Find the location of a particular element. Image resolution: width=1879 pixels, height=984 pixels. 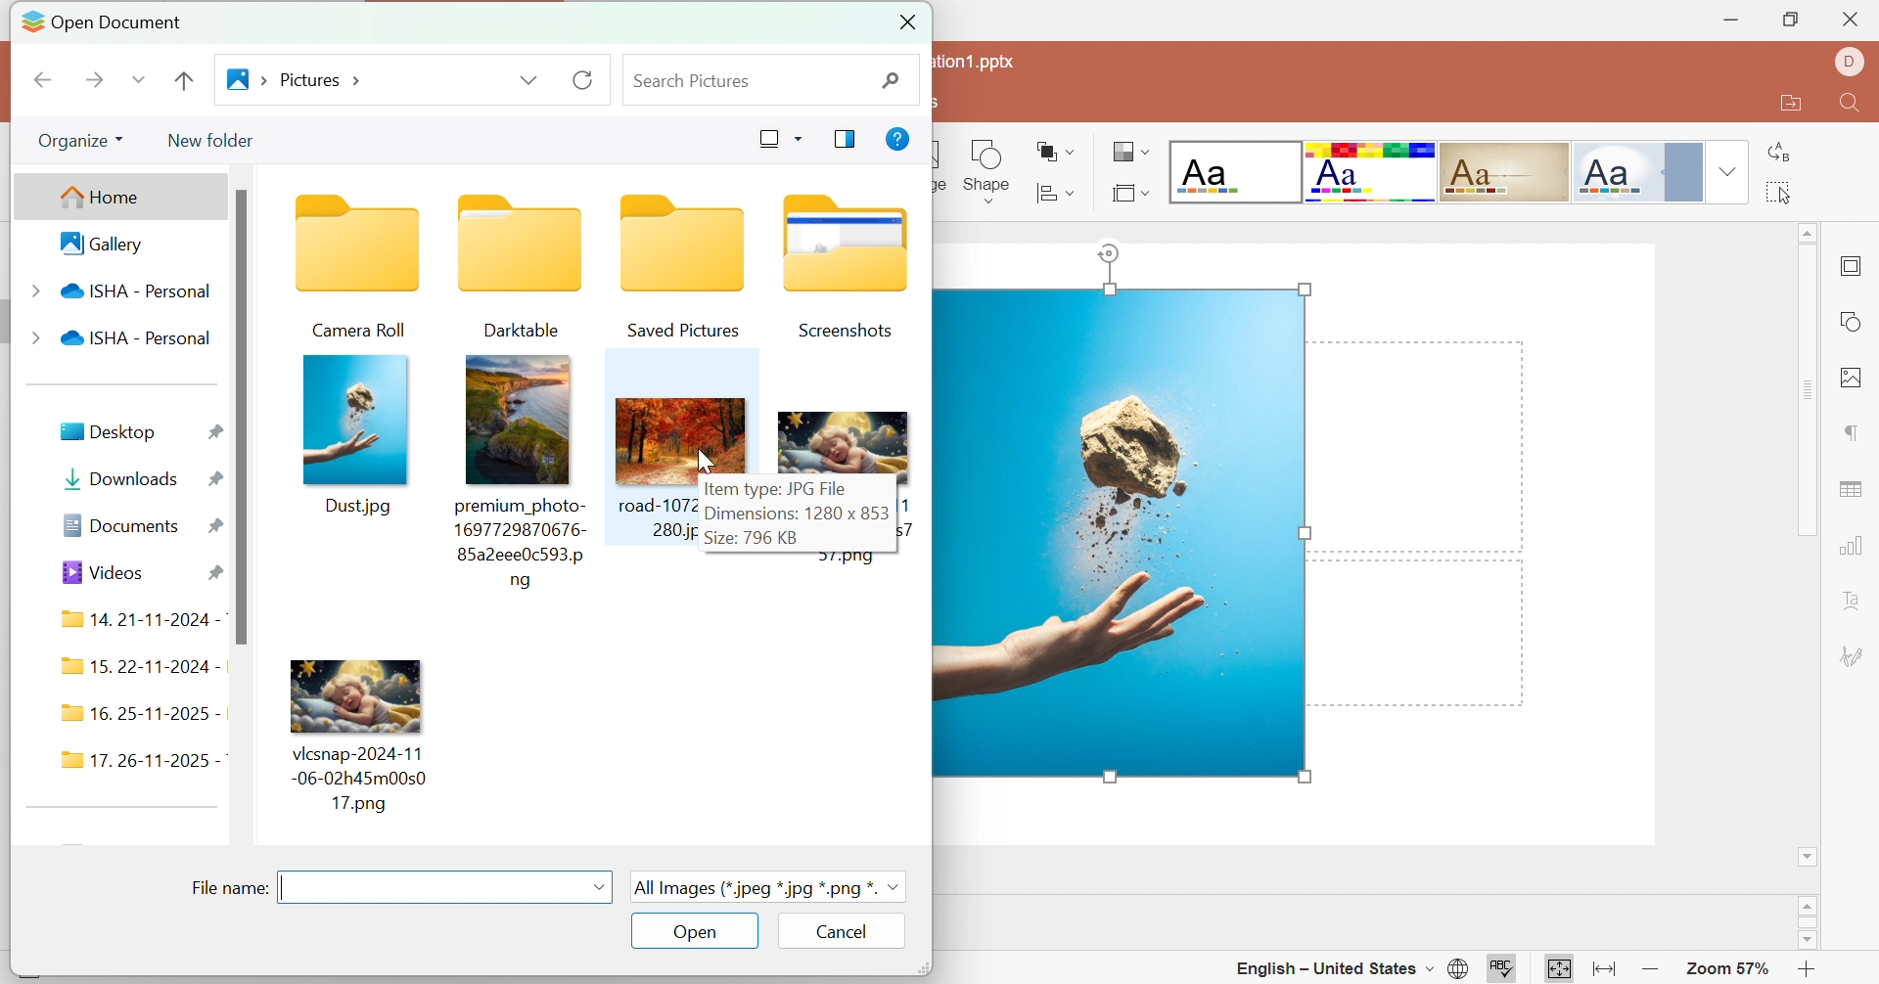

Gallery is located at coordinates (106, 240).